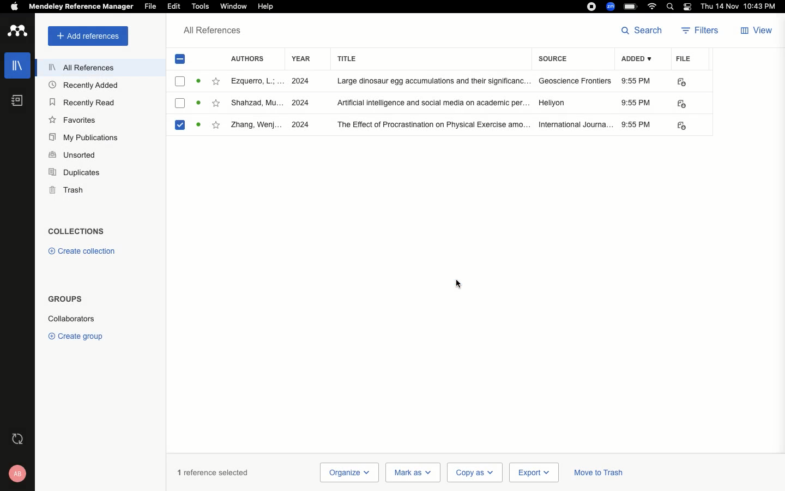 The width and height of the screenshot is (785, 491). Describe the element at coordinates (413, 472) in the screenshot. I see `Mark as` at that location.